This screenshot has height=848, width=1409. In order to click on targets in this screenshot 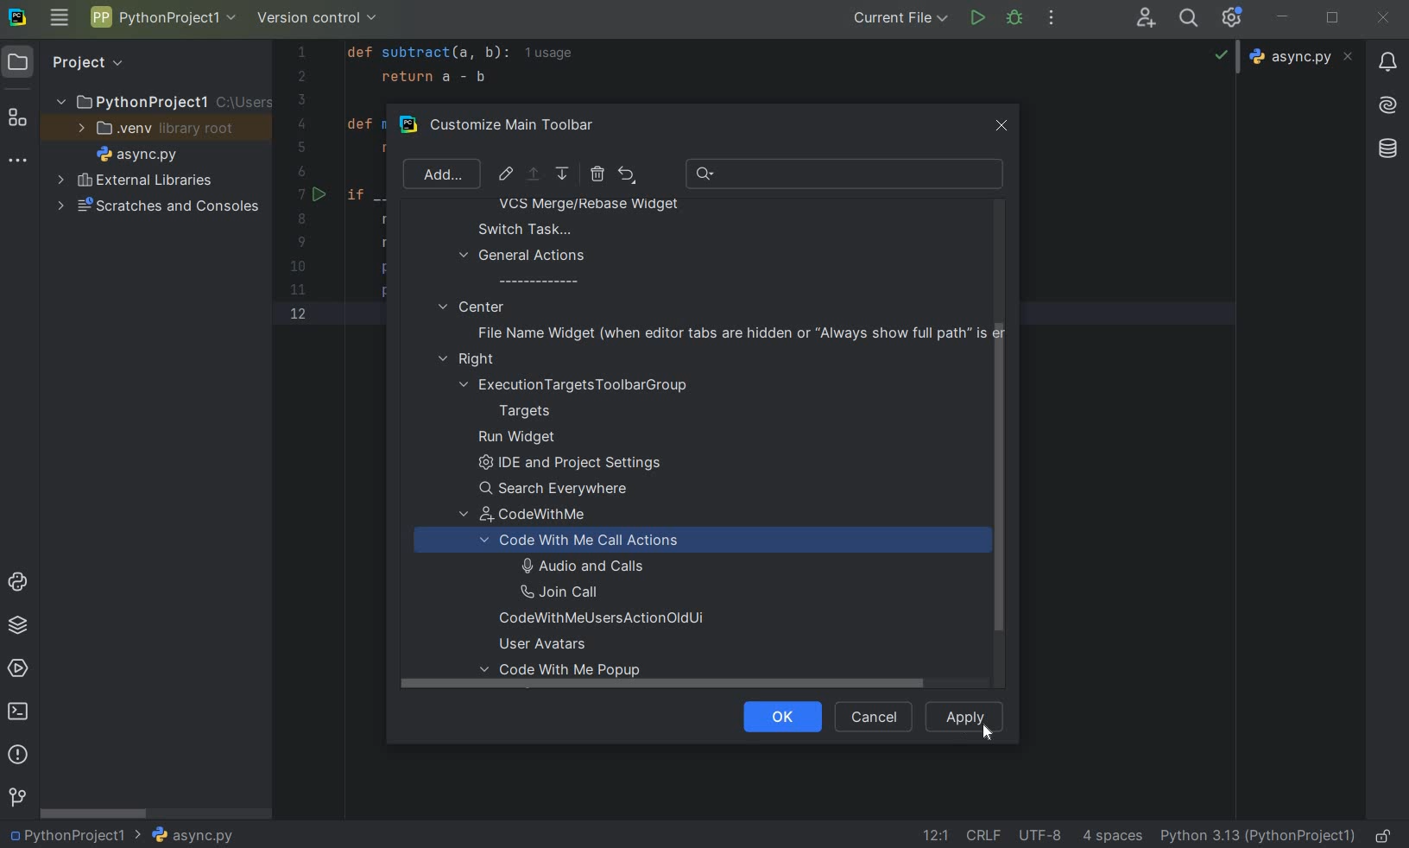, I will do `click(536, 411)`.